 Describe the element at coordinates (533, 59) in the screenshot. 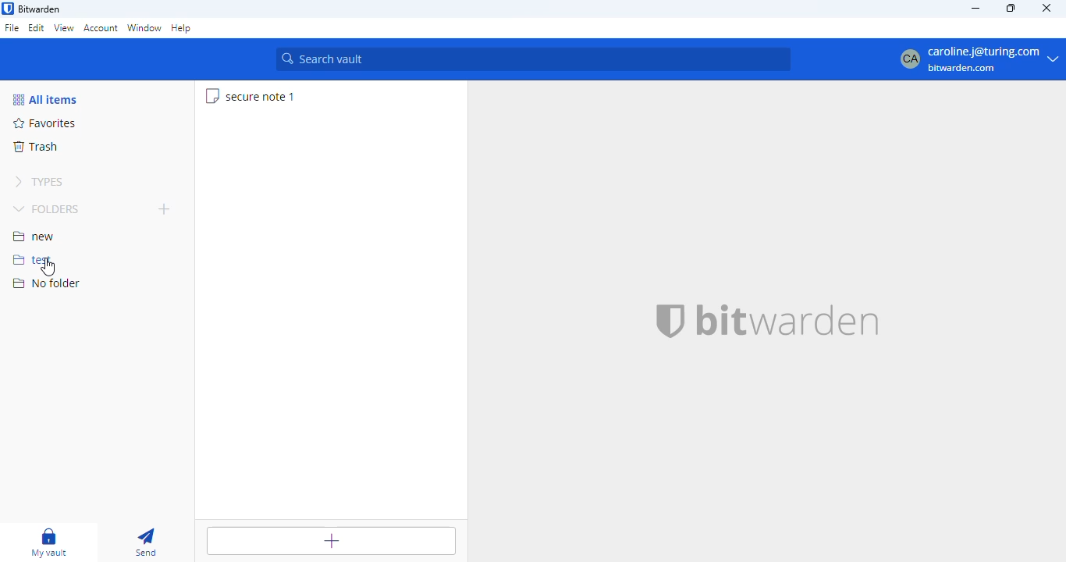

I see `search vault` at that location.